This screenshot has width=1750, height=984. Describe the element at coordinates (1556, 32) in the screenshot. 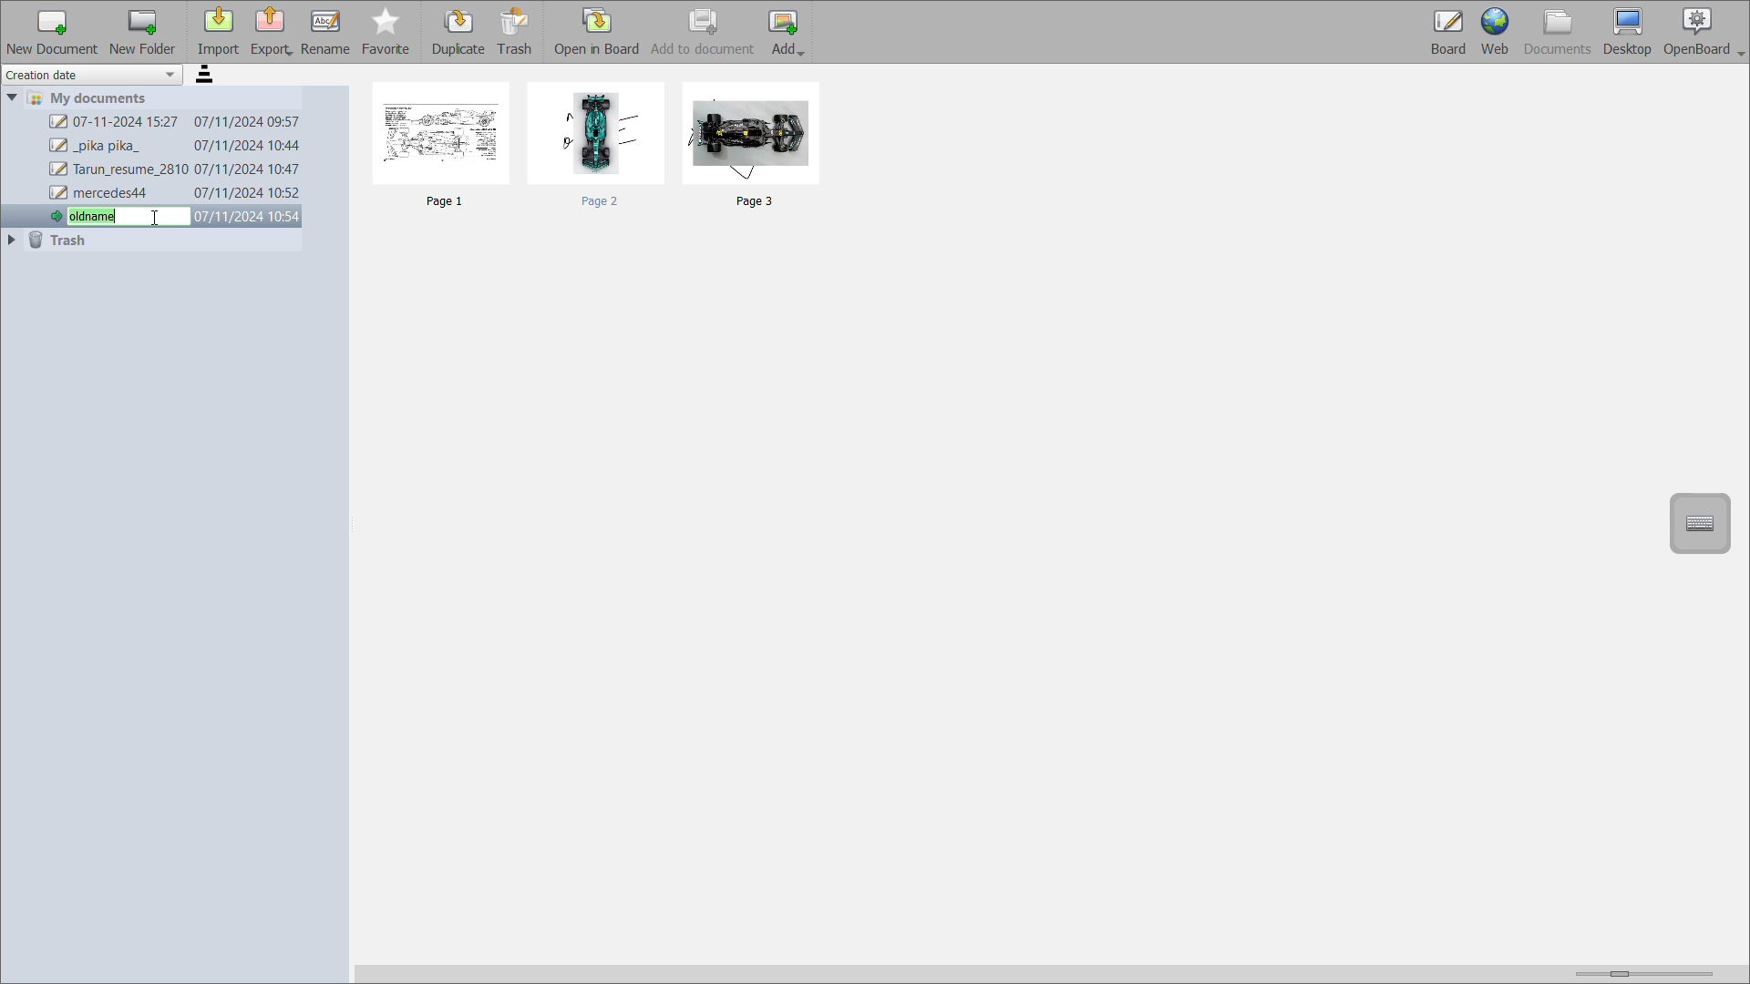

I see `documents` at that location.